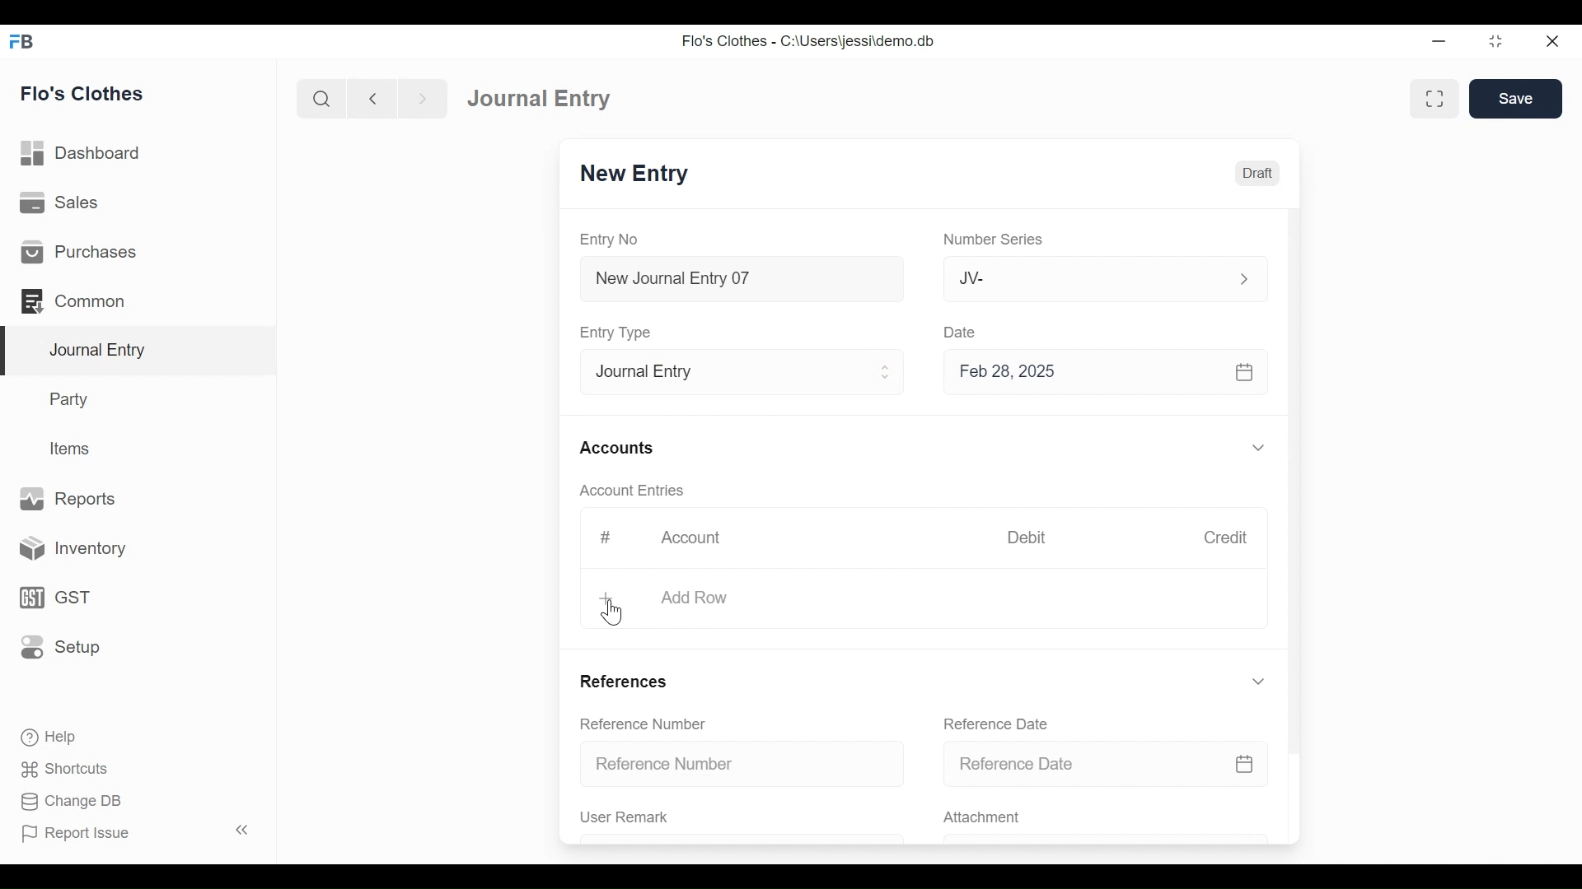 Image resolution: width=1582 pixels, height=889 pixels. I want to click on Expand, so click(1261, 681).